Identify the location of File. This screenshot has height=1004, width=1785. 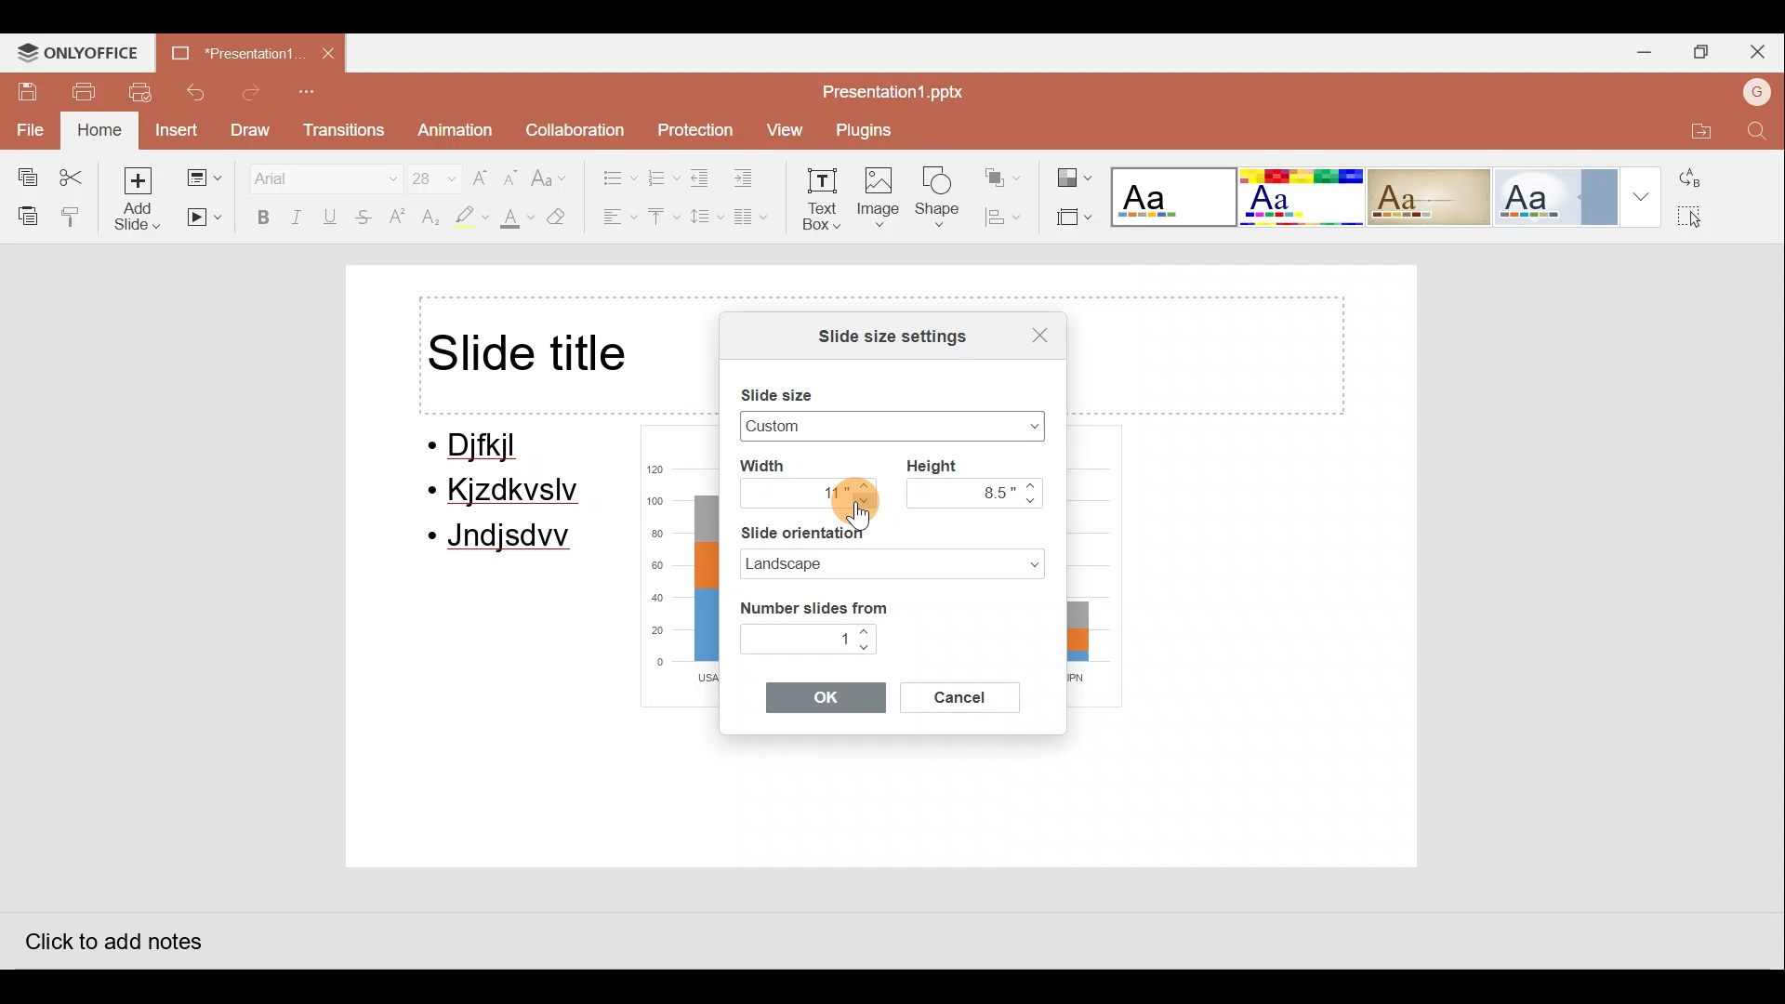
(28, 127).